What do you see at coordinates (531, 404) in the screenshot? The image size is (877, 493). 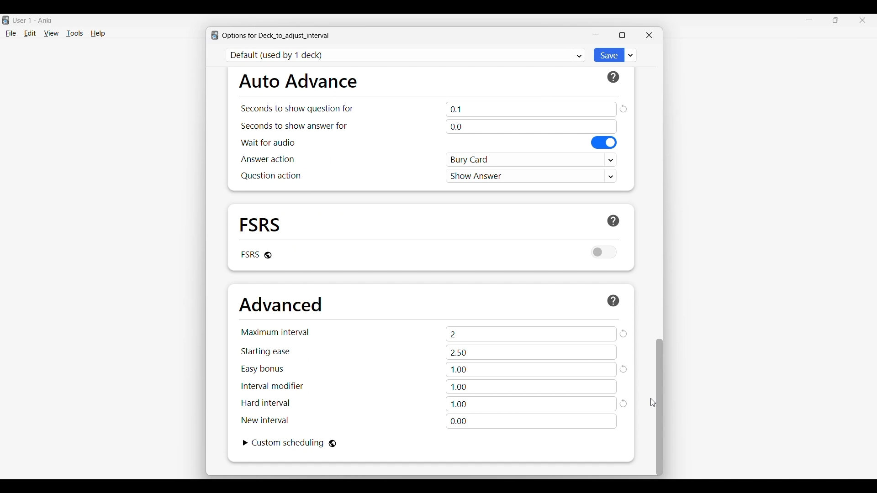 I see `1.00` at bounding box center [531, 404].